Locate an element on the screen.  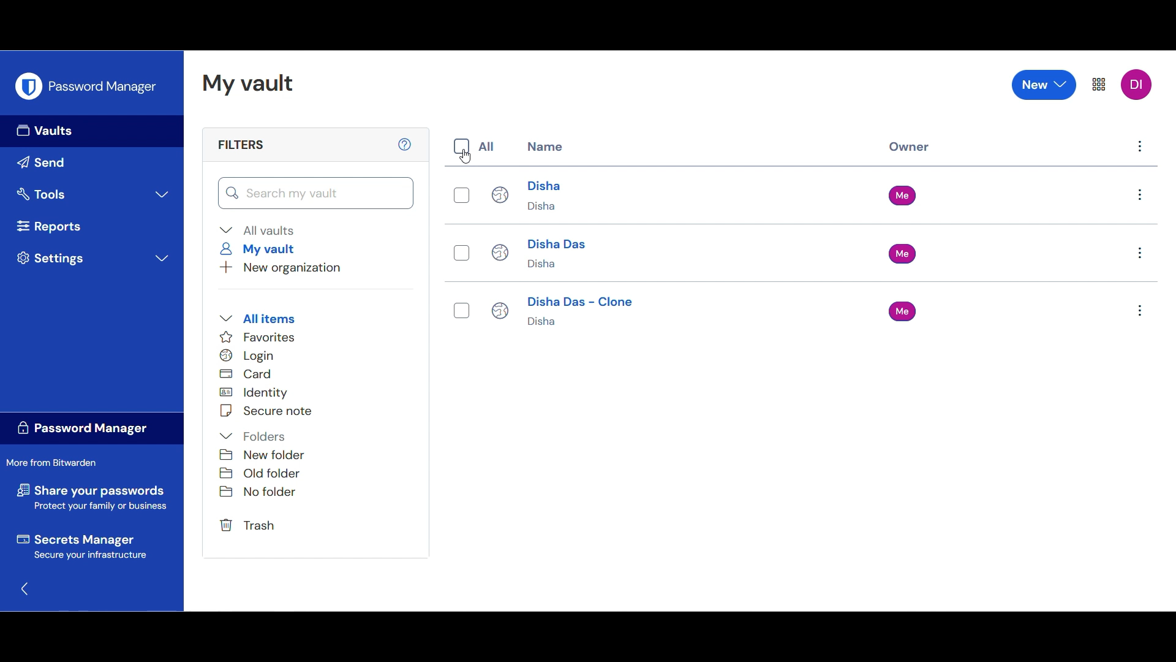
Vaults is located at coordinates (92, 131).